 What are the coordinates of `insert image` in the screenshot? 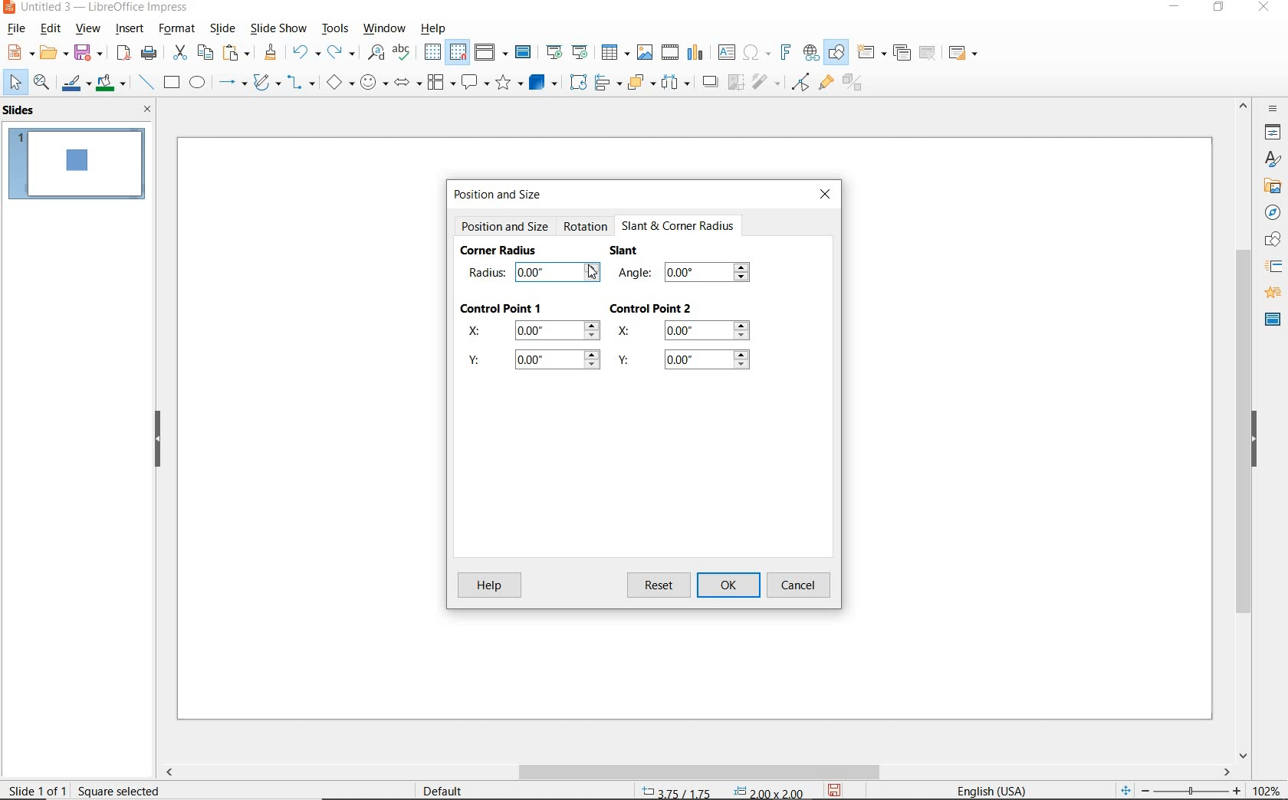 It's located at (646, 53).